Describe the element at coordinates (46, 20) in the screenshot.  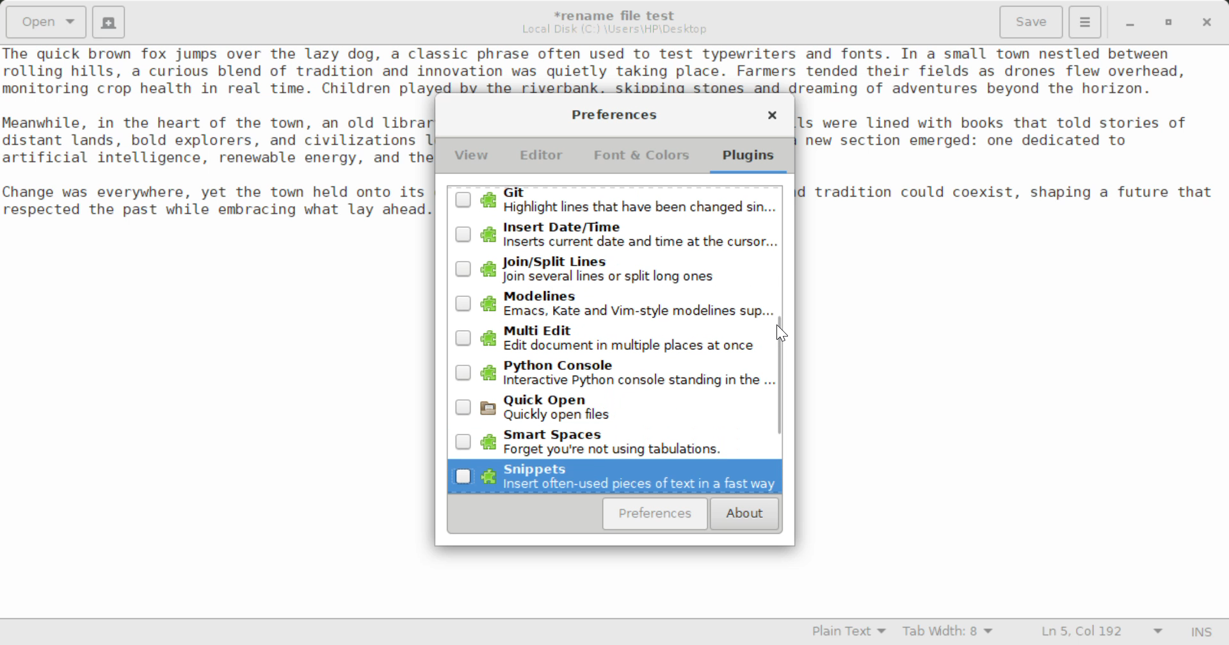
I see `Open Document` at that location.